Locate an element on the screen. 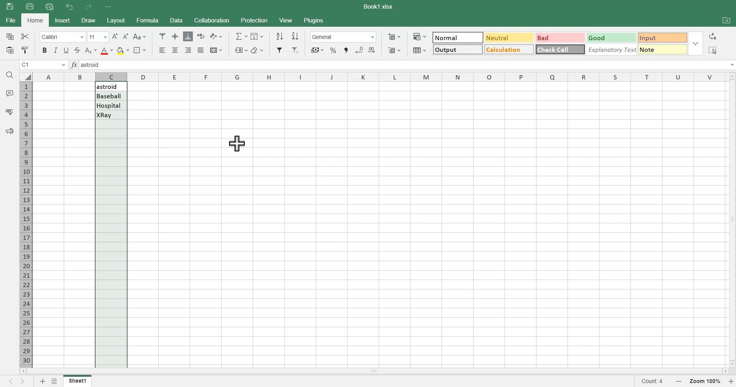 This screenshot has width=736, height=387. Replace is located at coordinates (714, 36).